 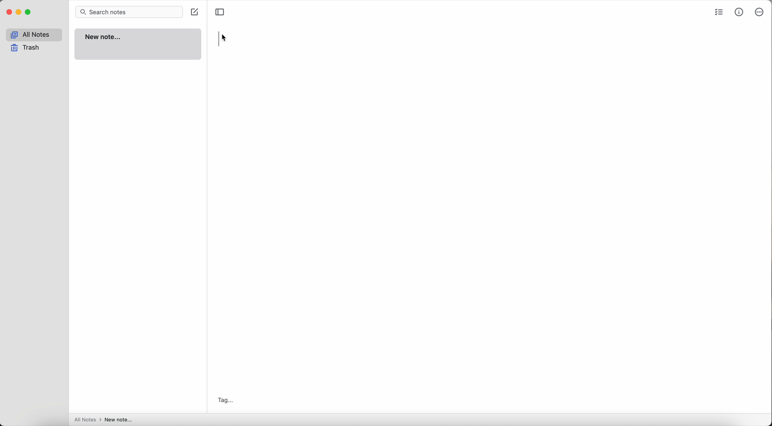 I want to click on trash, so click(x=25, y=48).